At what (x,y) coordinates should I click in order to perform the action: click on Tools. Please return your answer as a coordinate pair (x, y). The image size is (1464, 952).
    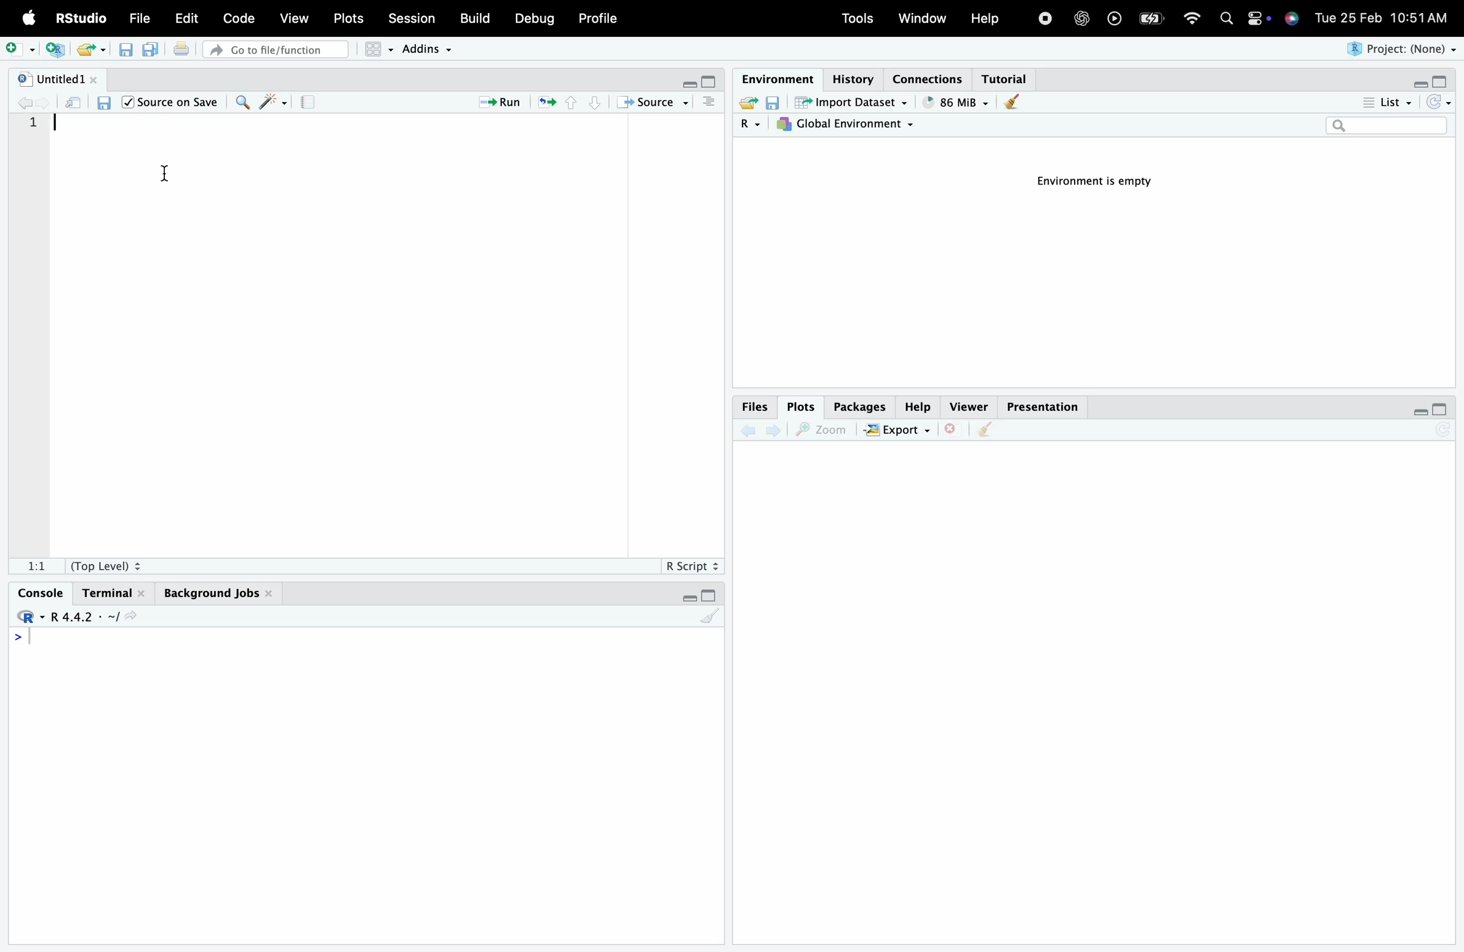
    Looking at the image, I should click on (857, 18).